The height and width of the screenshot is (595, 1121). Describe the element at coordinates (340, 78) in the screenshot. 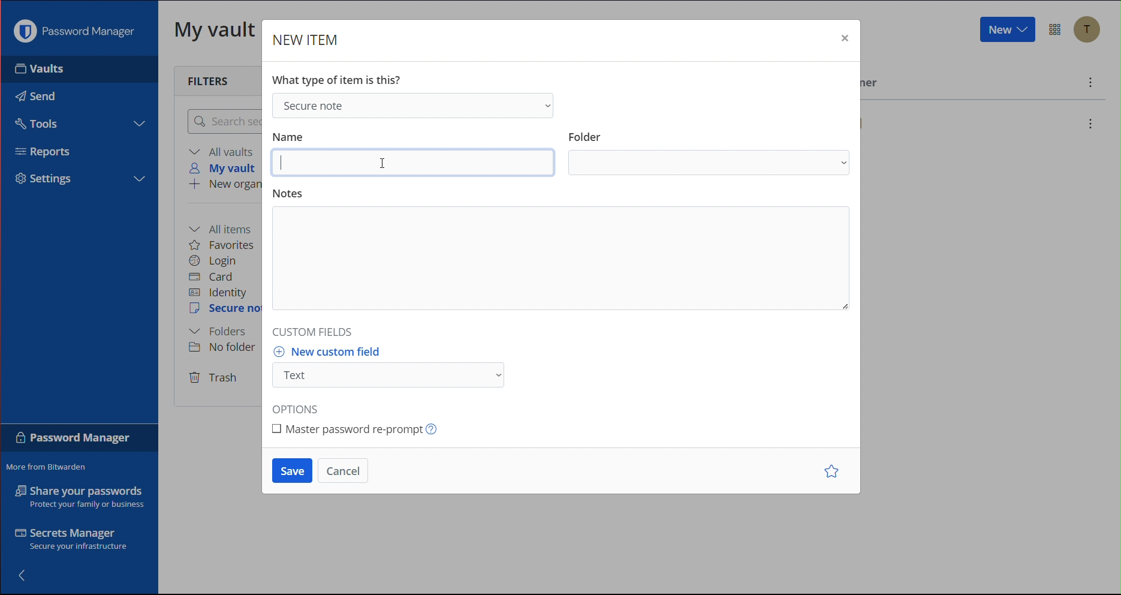

I see `What type of item is this?` at that location.